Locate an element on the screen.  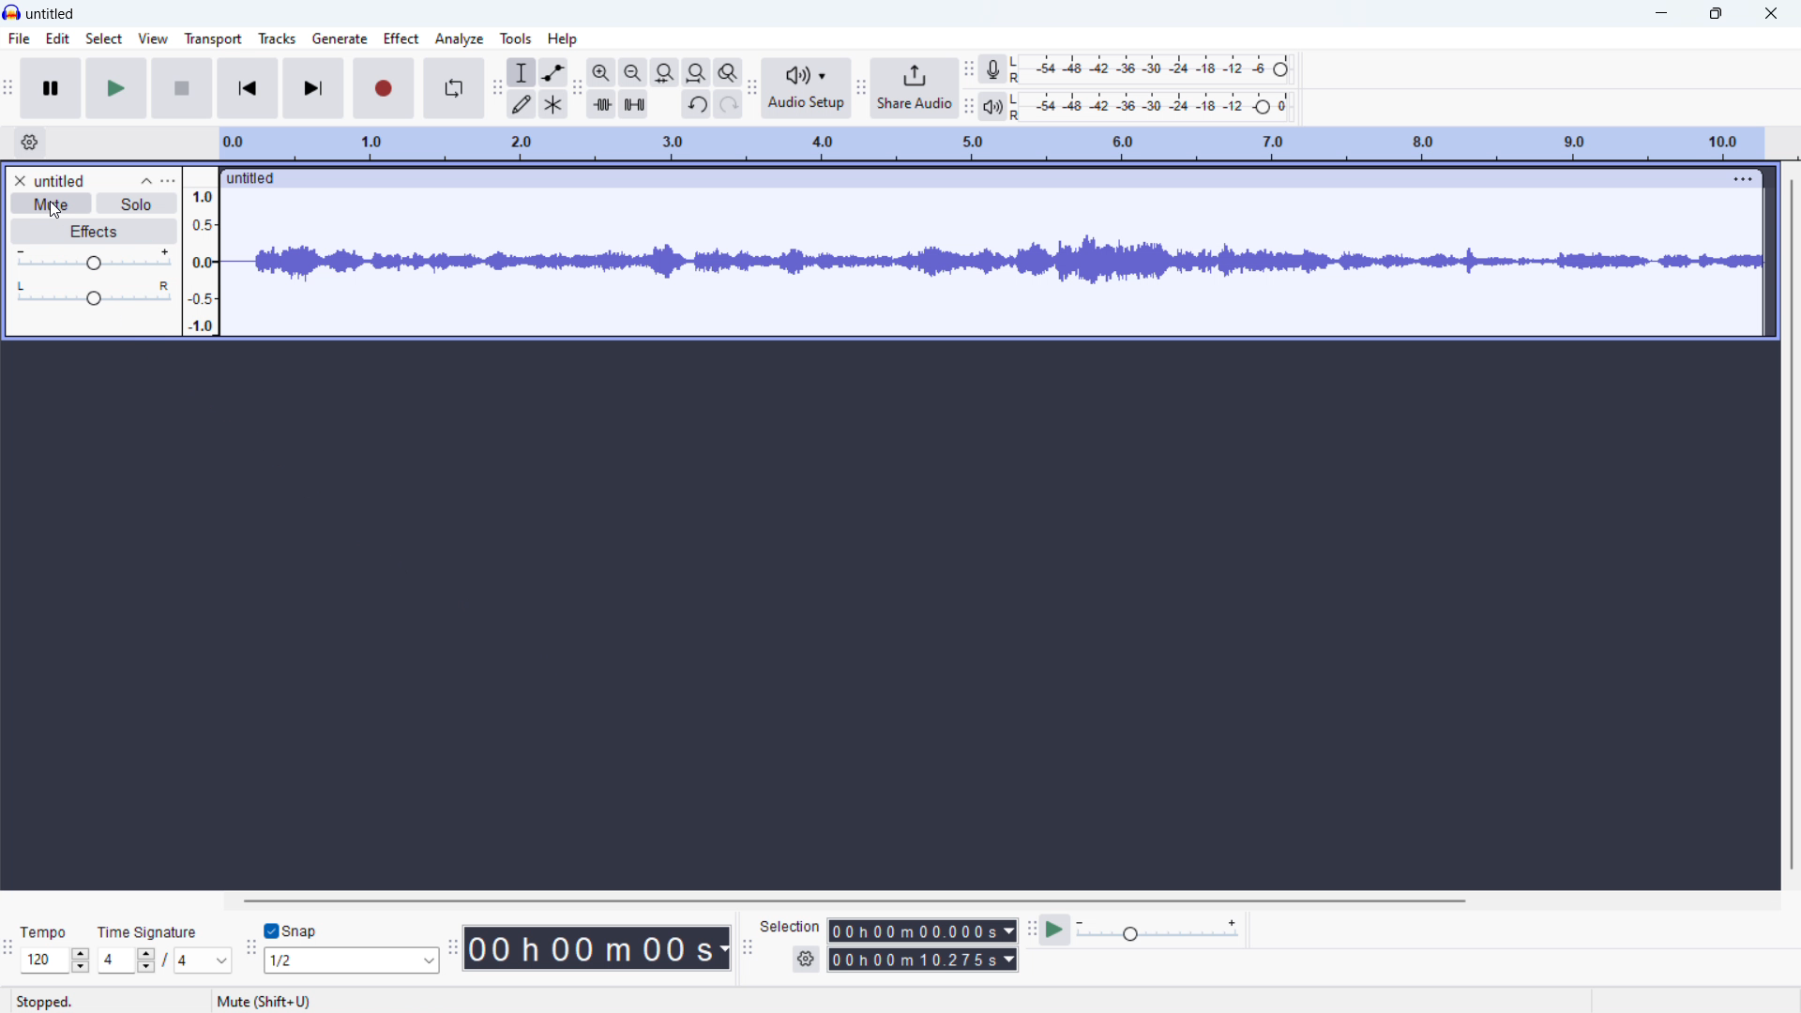
stop is located at coordinates (182, 87).